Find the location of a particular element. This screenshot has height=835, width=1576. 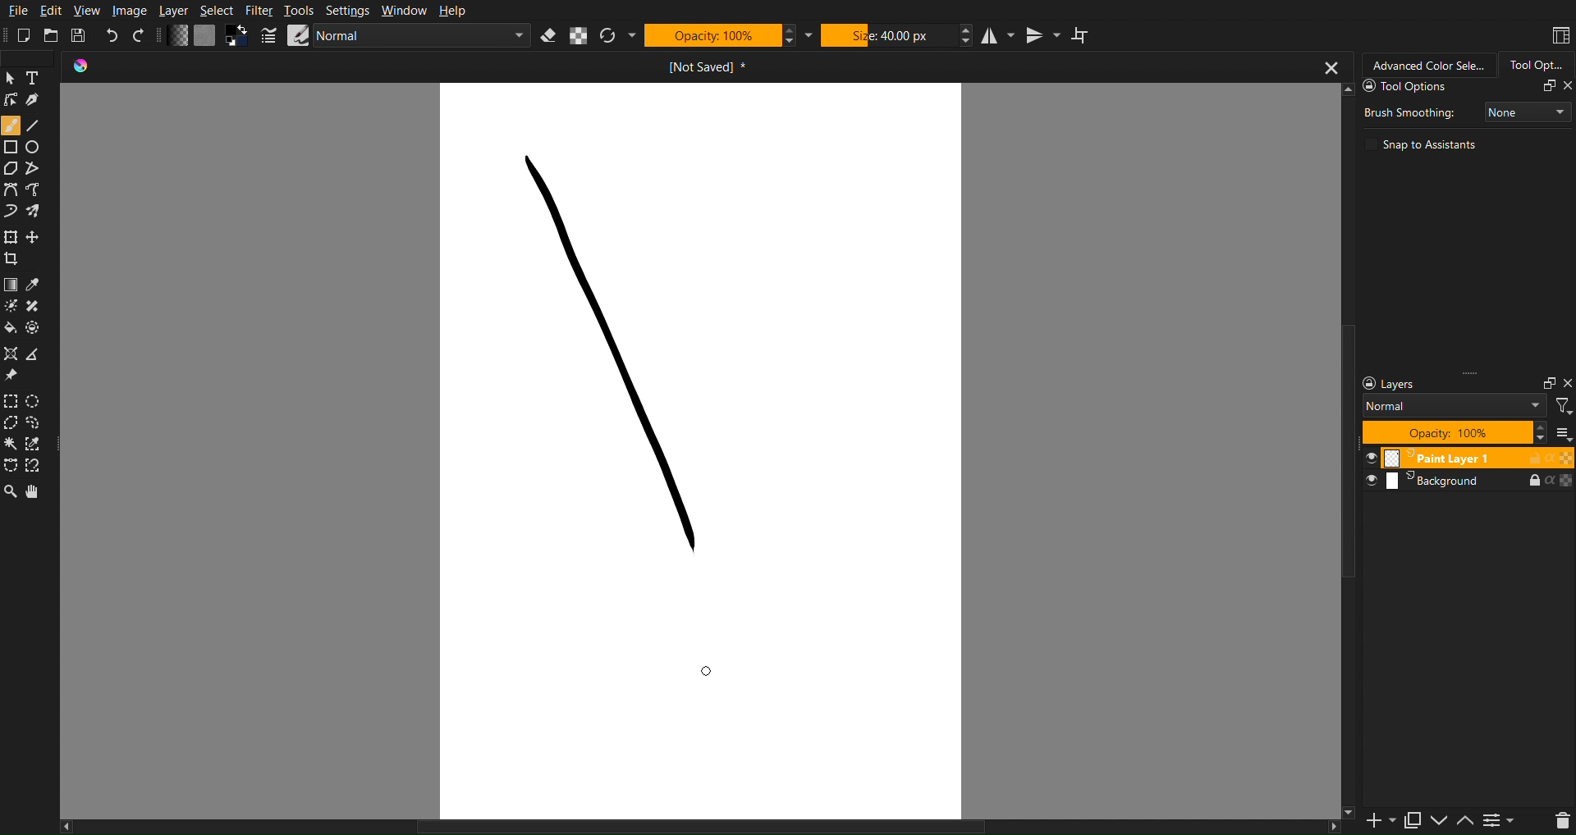

Window is located at coordinates (403, 10).